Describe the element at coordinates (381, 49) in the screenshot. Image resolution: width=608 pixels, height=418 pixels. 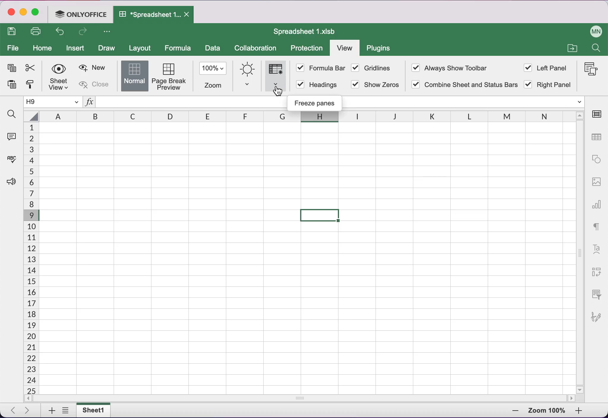
I see `plugins` at that location.